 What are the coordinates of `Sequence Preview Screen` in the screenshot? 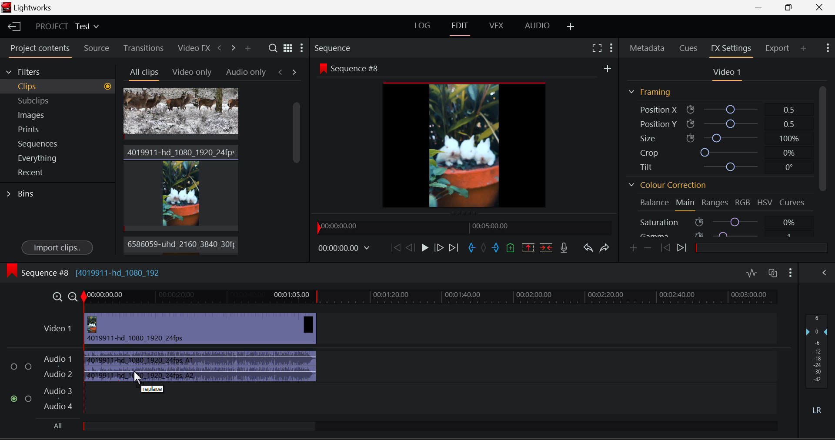 It's located at (465, 137).